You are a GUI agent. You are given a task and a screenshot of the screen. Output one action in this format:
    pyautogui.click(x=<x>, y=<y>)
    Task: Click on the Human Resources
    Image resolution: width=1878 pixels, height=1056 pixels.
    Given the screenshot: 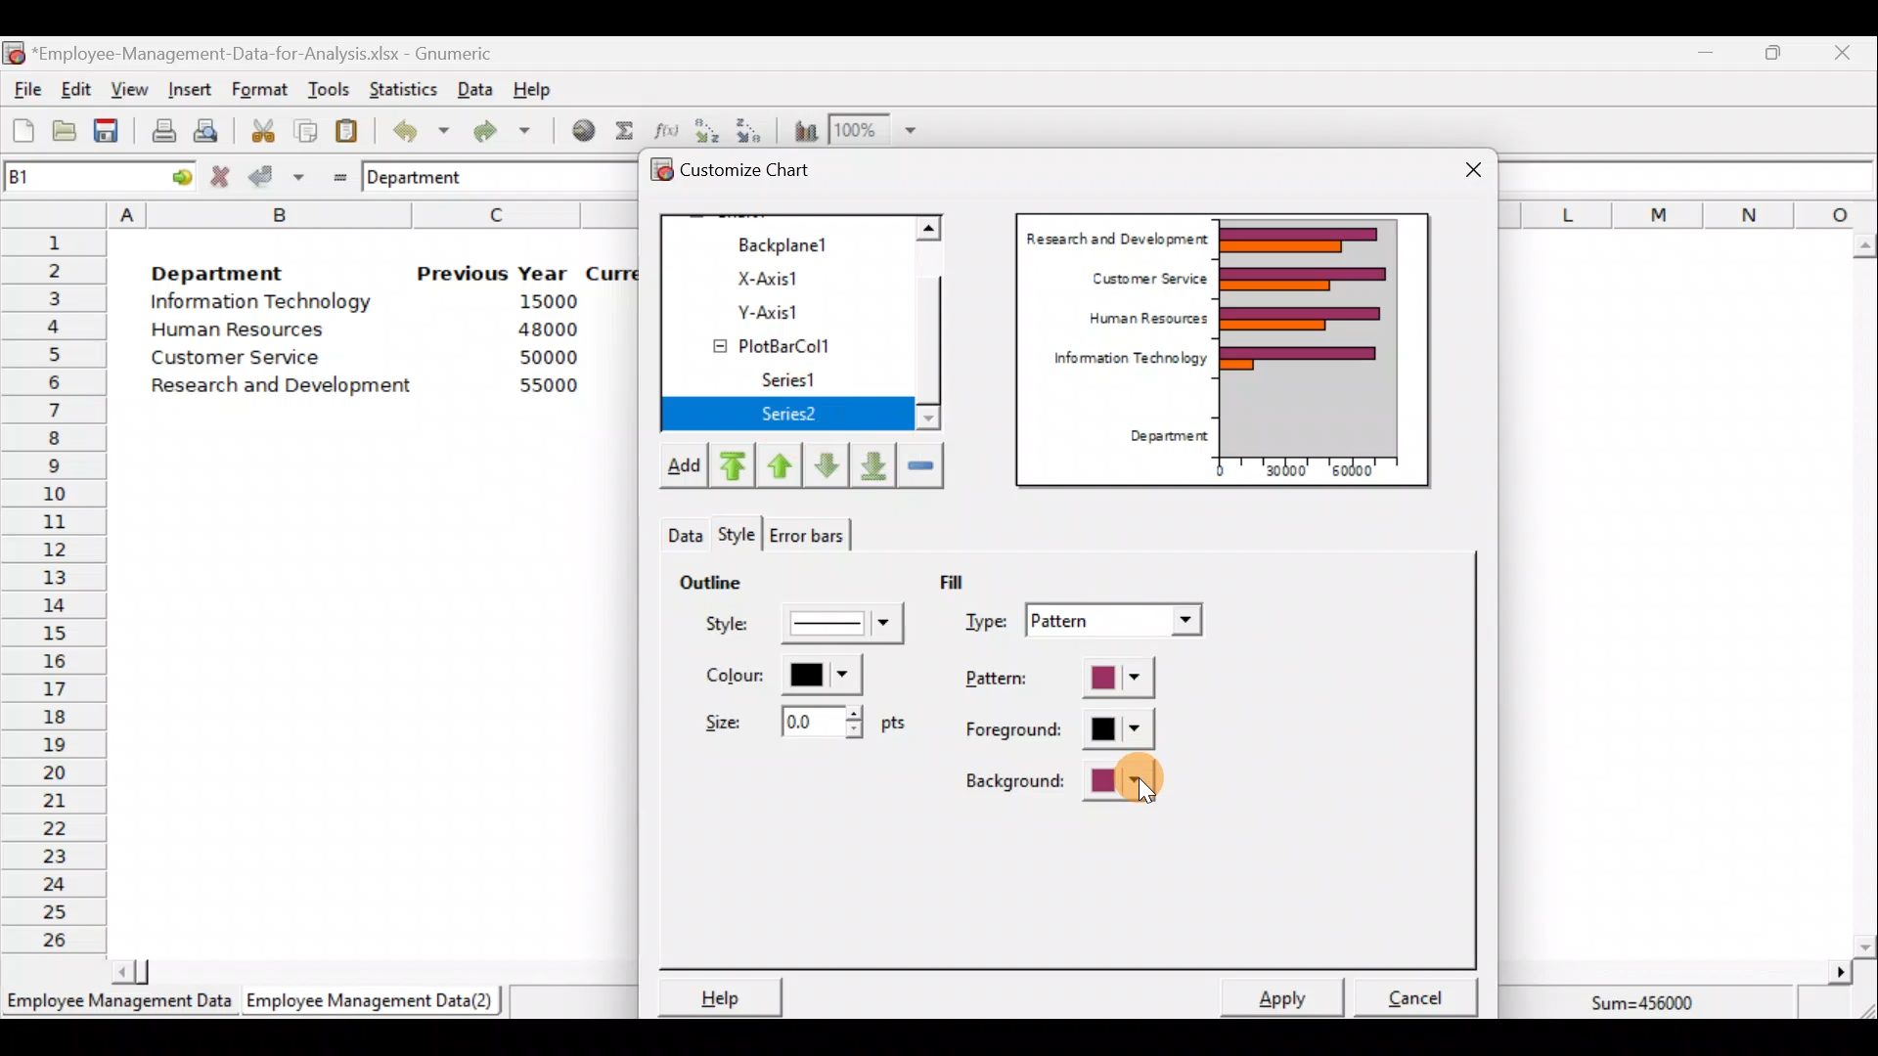 What is the action you would take?
    pyautogui.click(x=247, y=331)
    